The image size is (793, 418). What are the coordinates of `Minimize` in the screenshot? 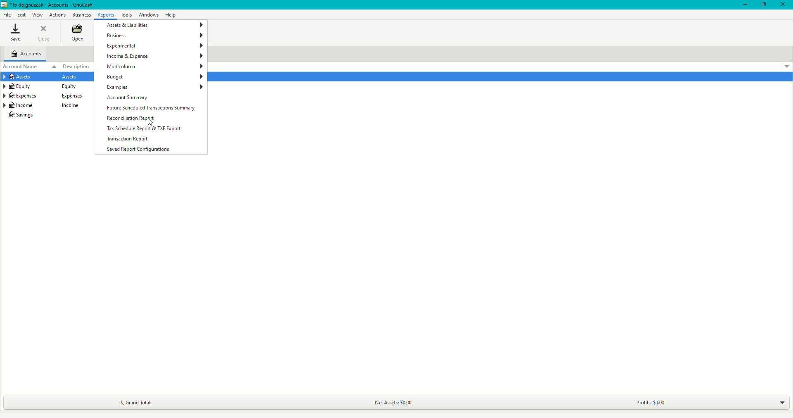 It's located at (741, 5).